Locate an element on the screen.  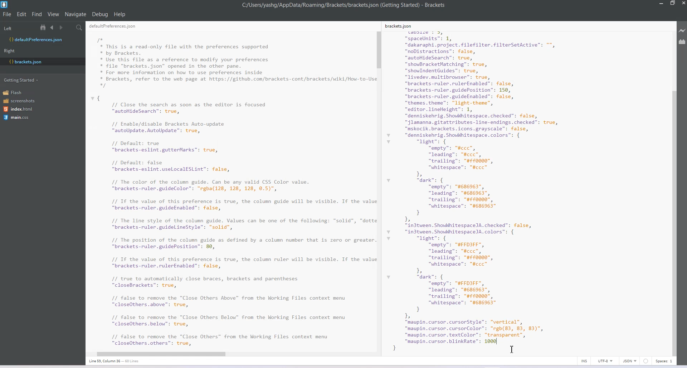
JSON is located at coordinates (630, 361).